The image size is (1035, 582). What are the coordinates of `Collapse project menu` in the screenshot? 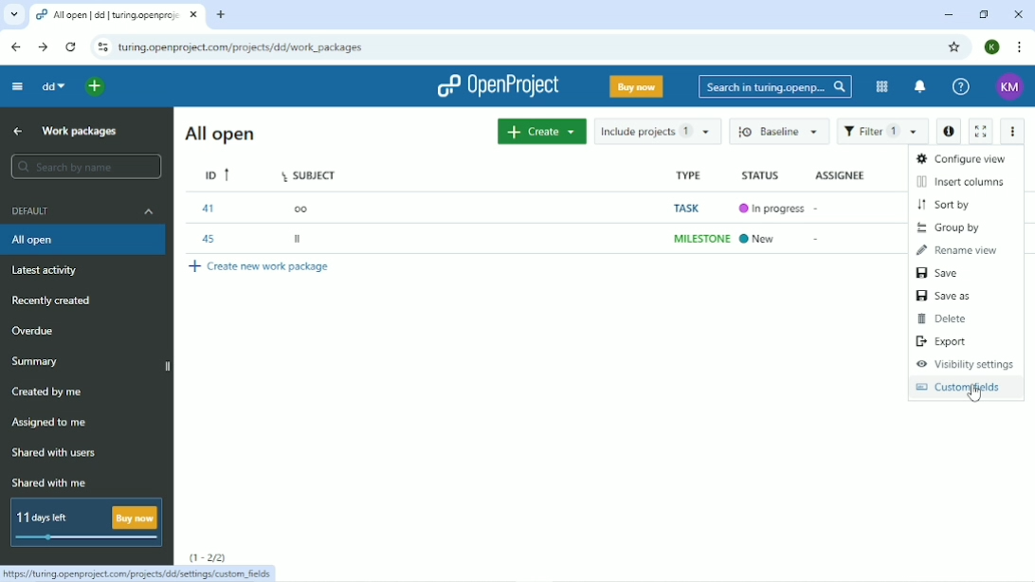 It's located at (17, 86).